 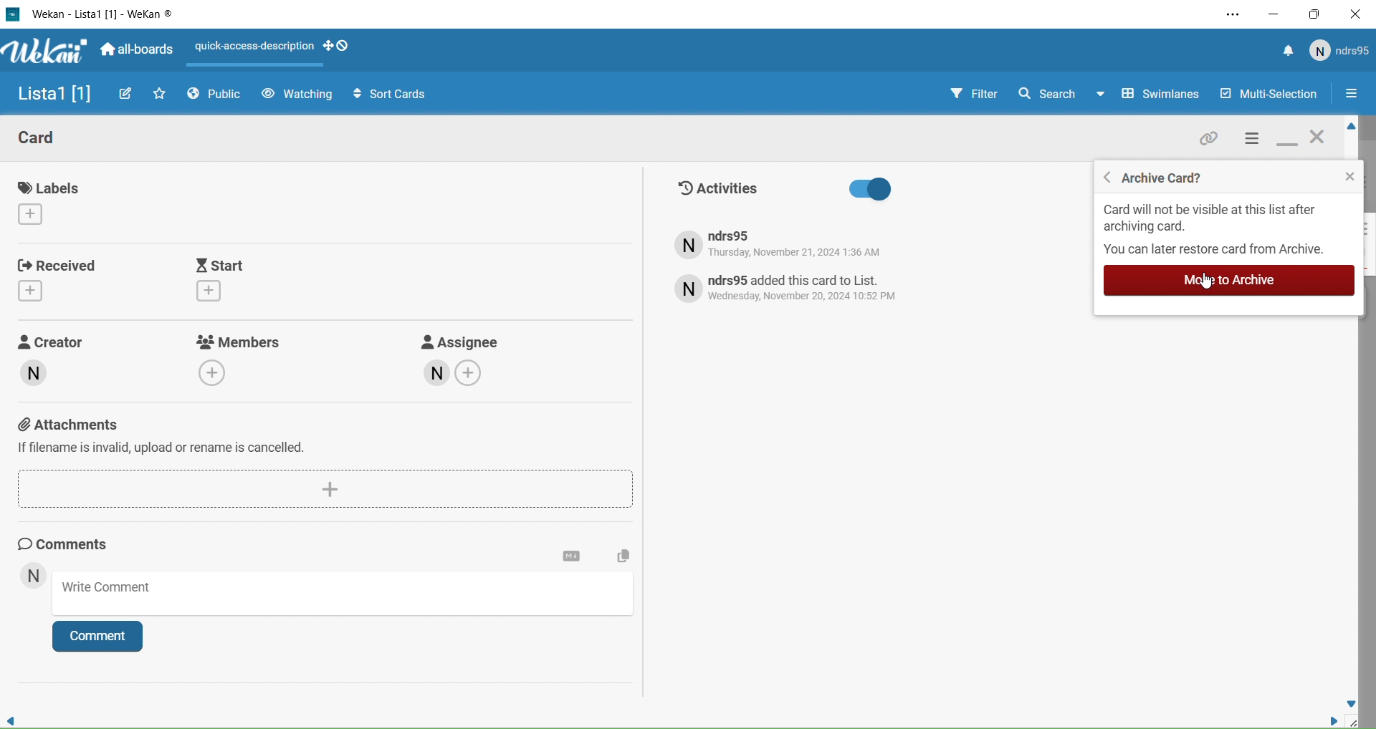 I want to click on Creator, so click(x=58, y=358).